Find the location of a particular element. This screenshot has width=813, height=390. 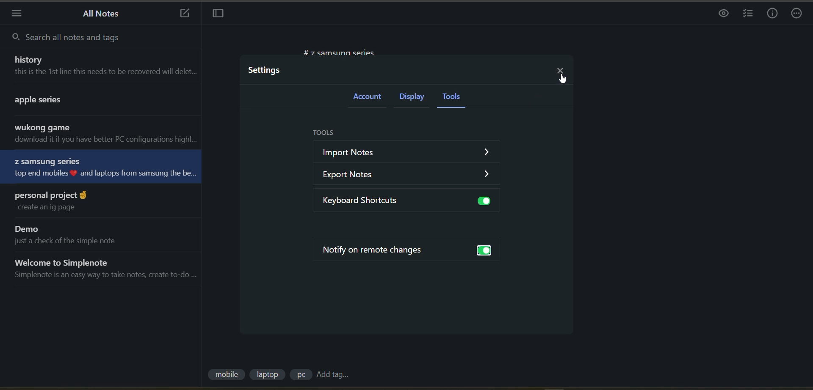

notify on remote changes enabled is located at coordinates (372, 252).